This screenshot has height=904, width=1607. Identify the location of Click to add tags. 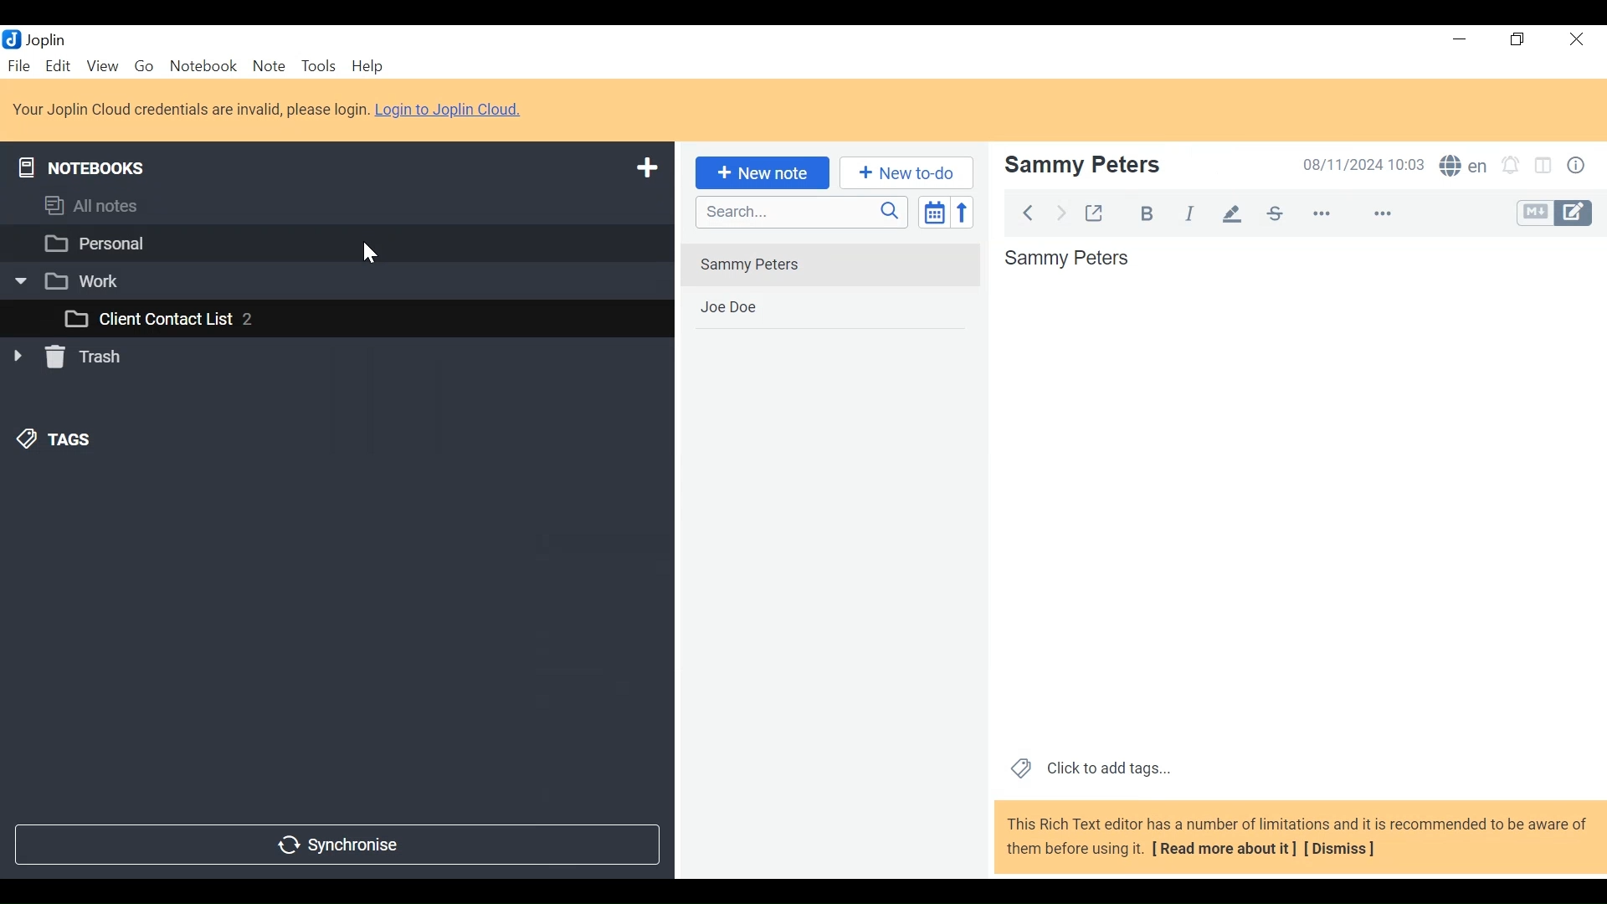
(1092, 765).